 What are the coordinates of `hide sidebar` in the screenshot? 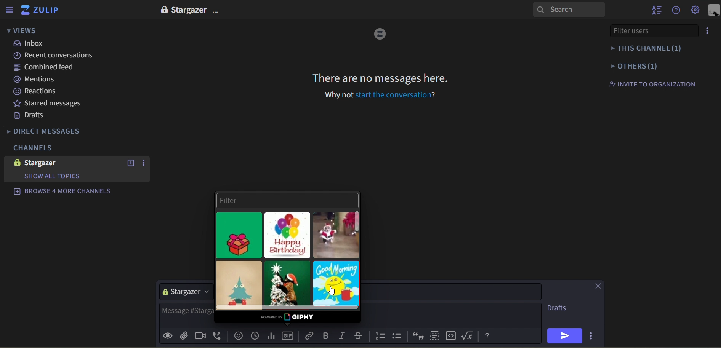 It's located at (10, 11).